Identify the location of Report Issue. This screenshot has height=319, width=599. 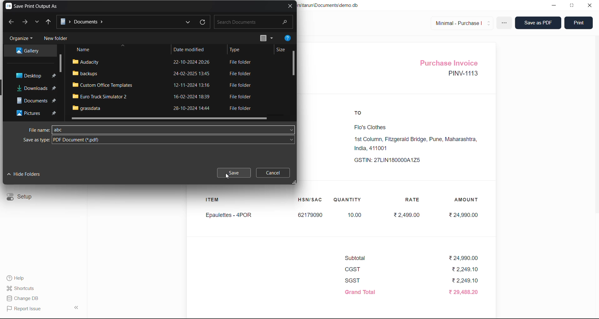
(26, 308).